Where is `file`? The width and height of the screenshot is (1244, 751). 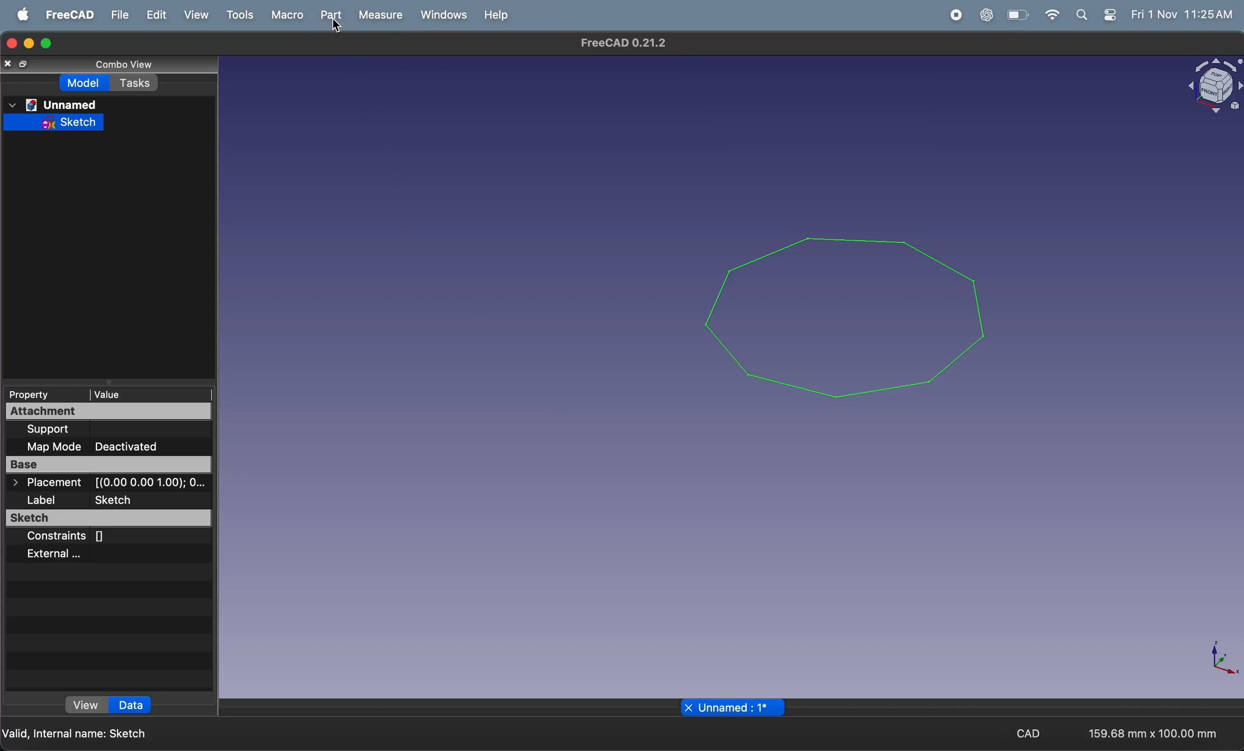 file is located at coordinates (115, 16).